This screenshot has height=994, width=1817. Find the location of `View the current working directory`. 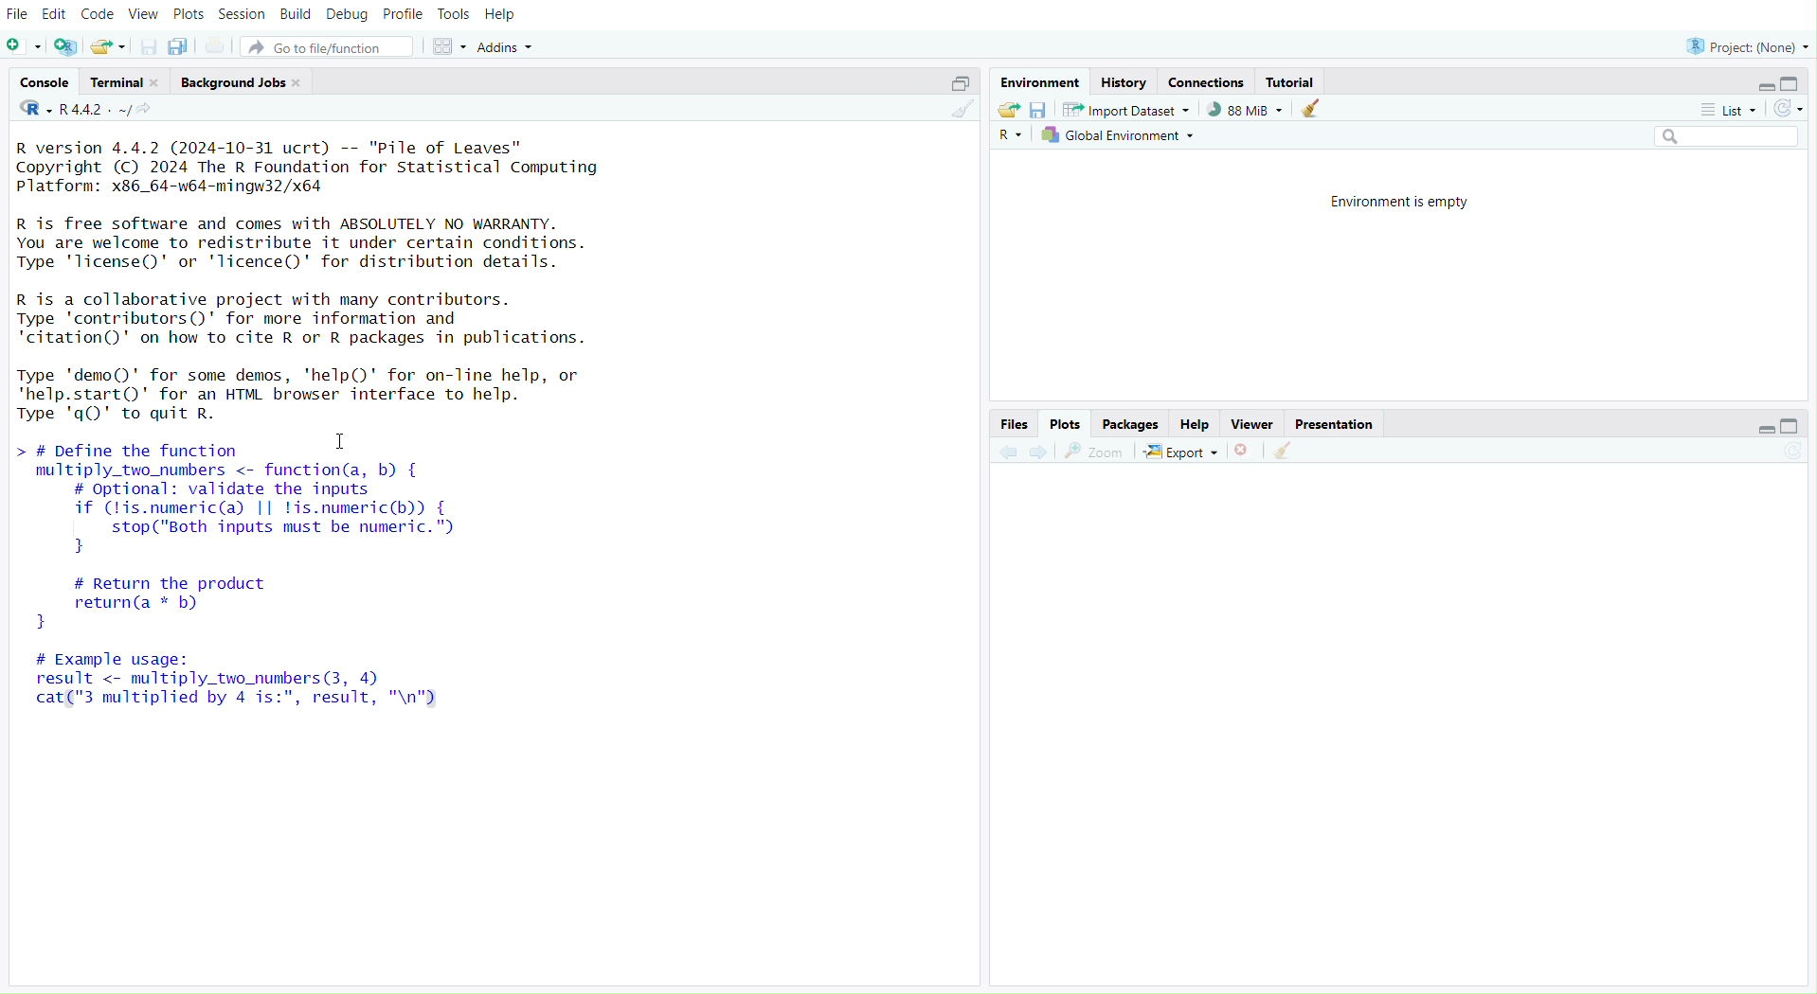

View the current working directory is located at coordinates (157, 114).